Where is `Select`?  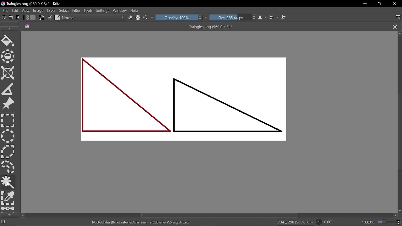 Select is located at coordinates (64, 10).